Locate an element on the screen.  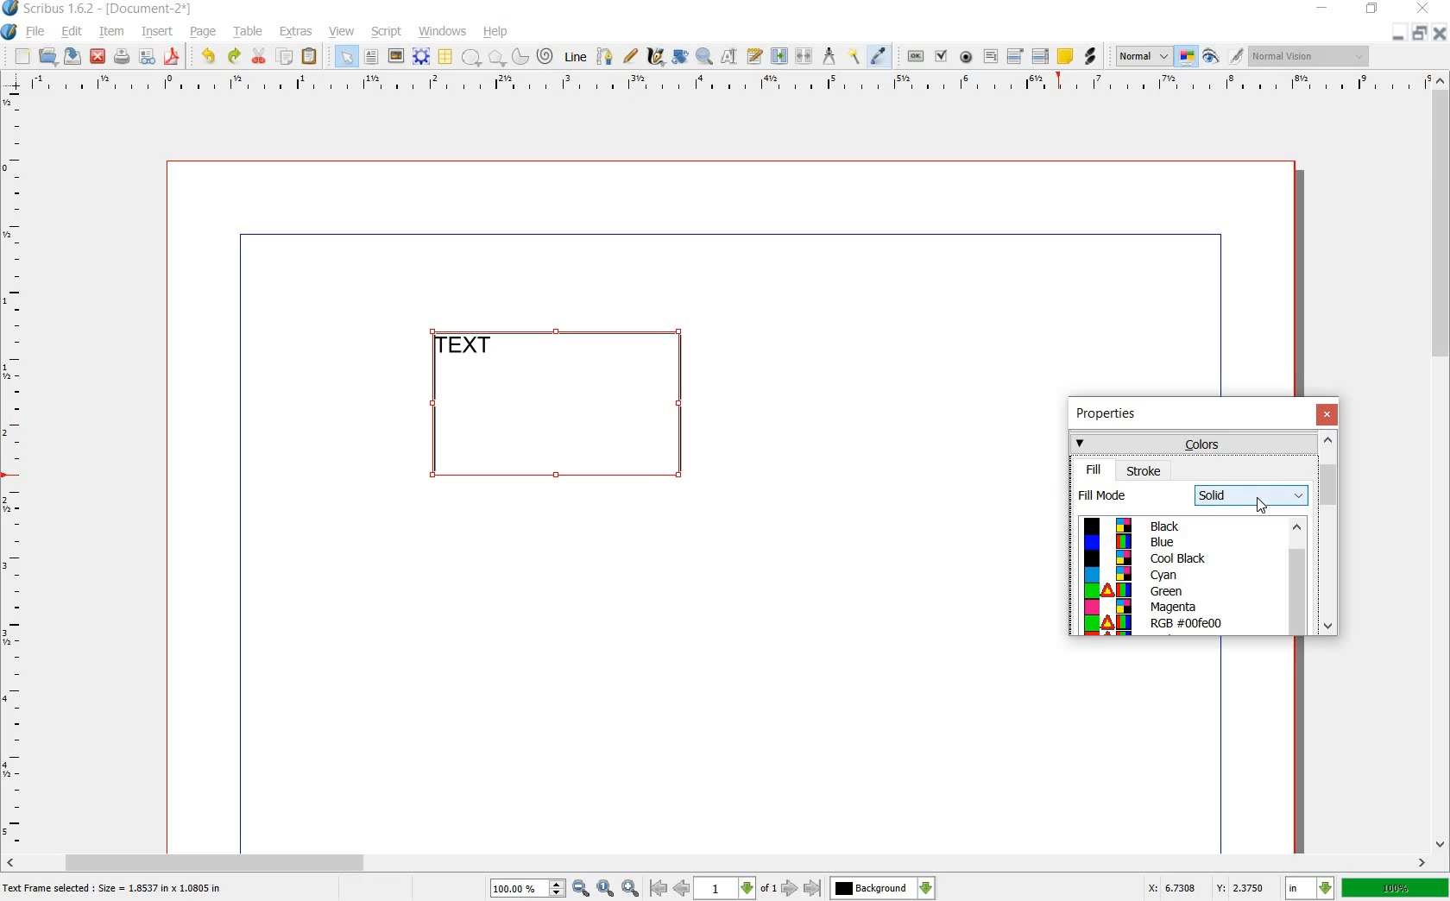
colors is located at coordinates (1192, 443).